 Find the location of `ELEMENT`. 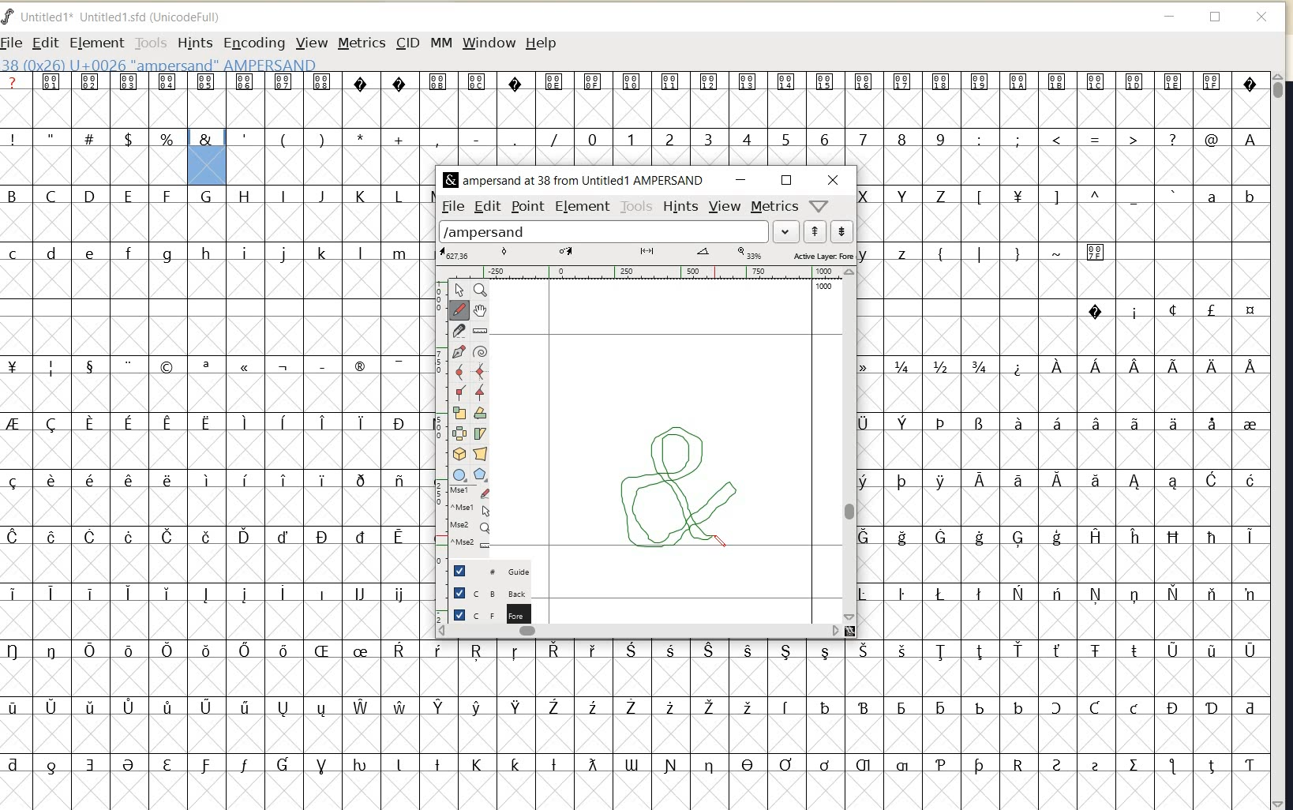

ELEMENT is located at coordinates (94, 43).